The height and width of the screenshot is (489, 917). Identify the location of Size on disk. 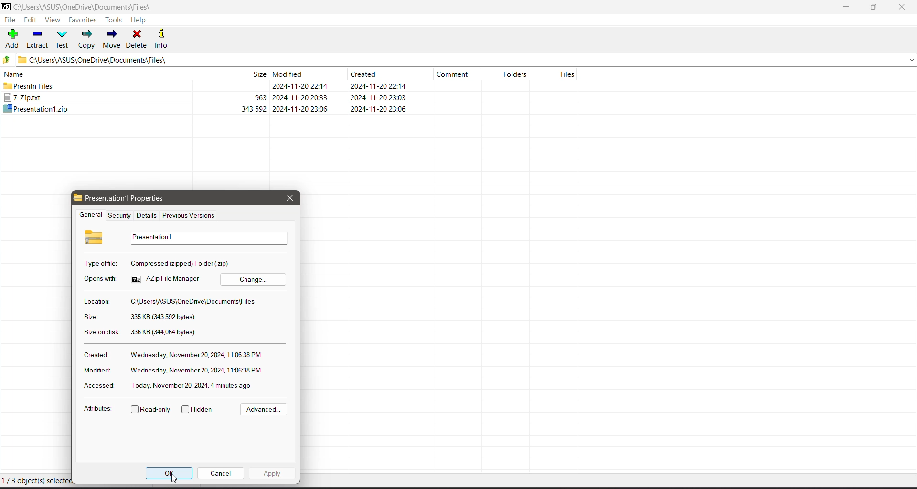
(102, 333).